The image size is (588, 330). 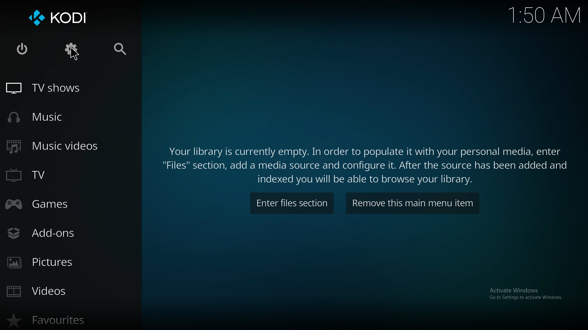 I want to click on tv, so click(x=42, y=174).